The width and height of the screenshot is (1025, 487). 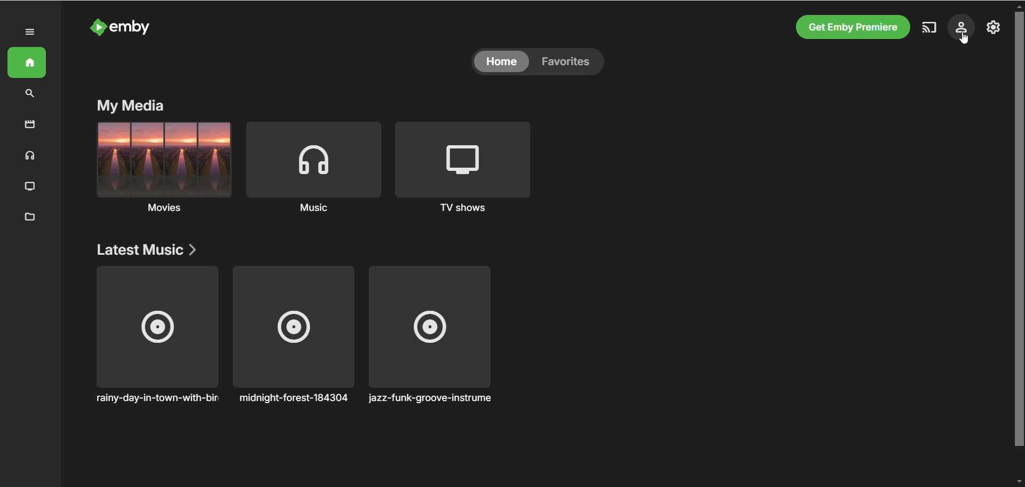 I want to click on emby, so click(x=135, y=28).